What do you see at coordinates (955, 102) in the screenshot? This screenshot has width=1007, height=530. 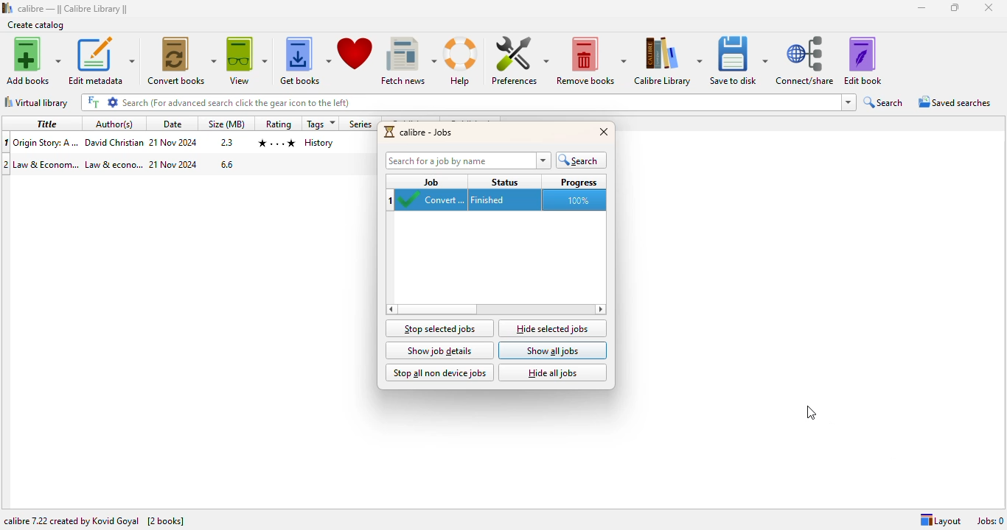 I see `saved searches` at bounding box center [955, 102].